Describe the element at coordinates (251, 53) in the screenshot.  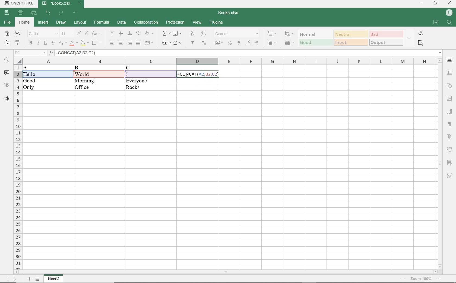
I see `=CONCAT(A2,B2,C2)` at that location.